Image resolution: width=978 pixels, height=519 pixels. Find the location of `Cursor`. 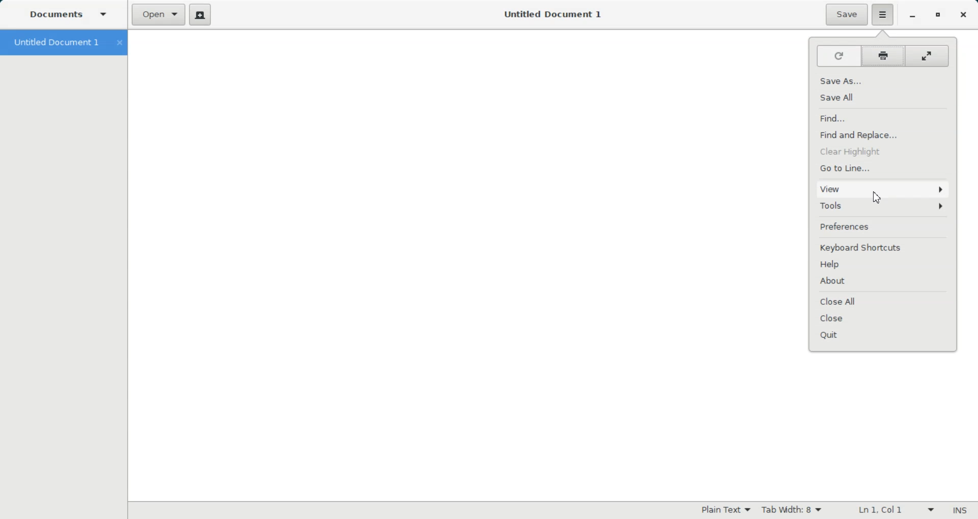

Cursor is located at coordinates (877, 197).